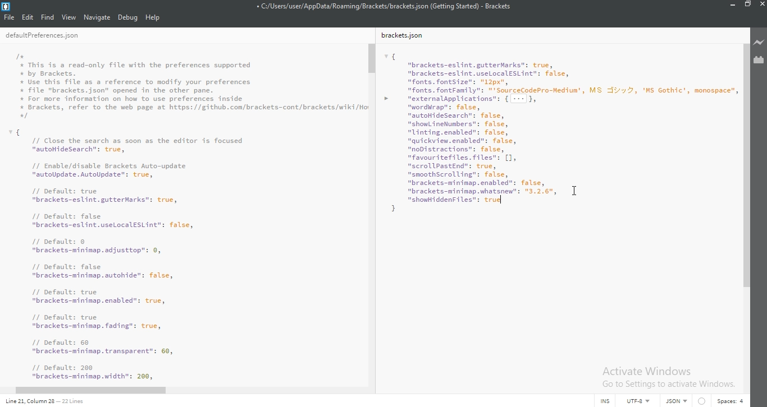 The image size is (767, 407). I want to click on defaultPreference.json, so click(55, 36).